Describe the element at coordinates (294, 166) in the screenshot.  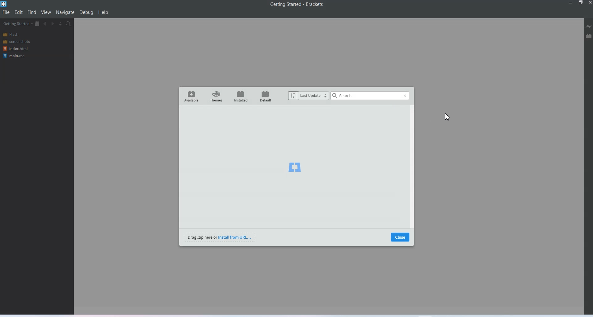
I see `Logo` at that location.